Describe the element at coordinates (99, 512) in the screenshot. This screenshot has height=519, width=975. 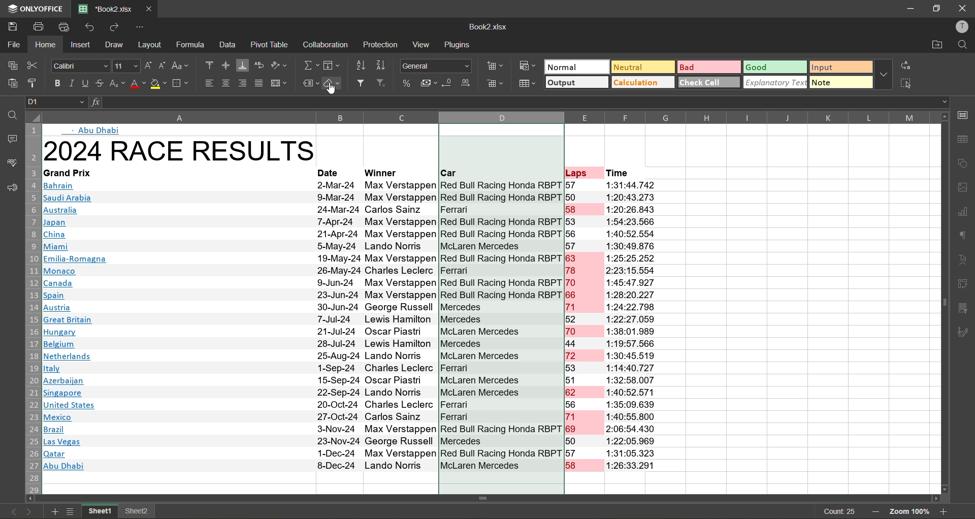
I see `sheet1` at that location.